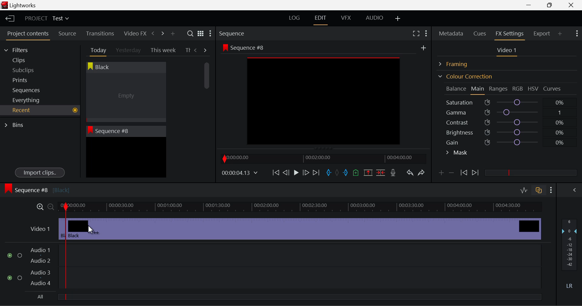  What do you see at coordinates (347, 18) in the screenshot?
I see `VFX Layout` at bounding box center [347, 18].